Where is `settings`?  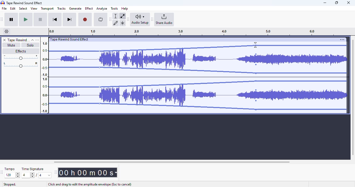
settings is located at coordinates (342, 39).